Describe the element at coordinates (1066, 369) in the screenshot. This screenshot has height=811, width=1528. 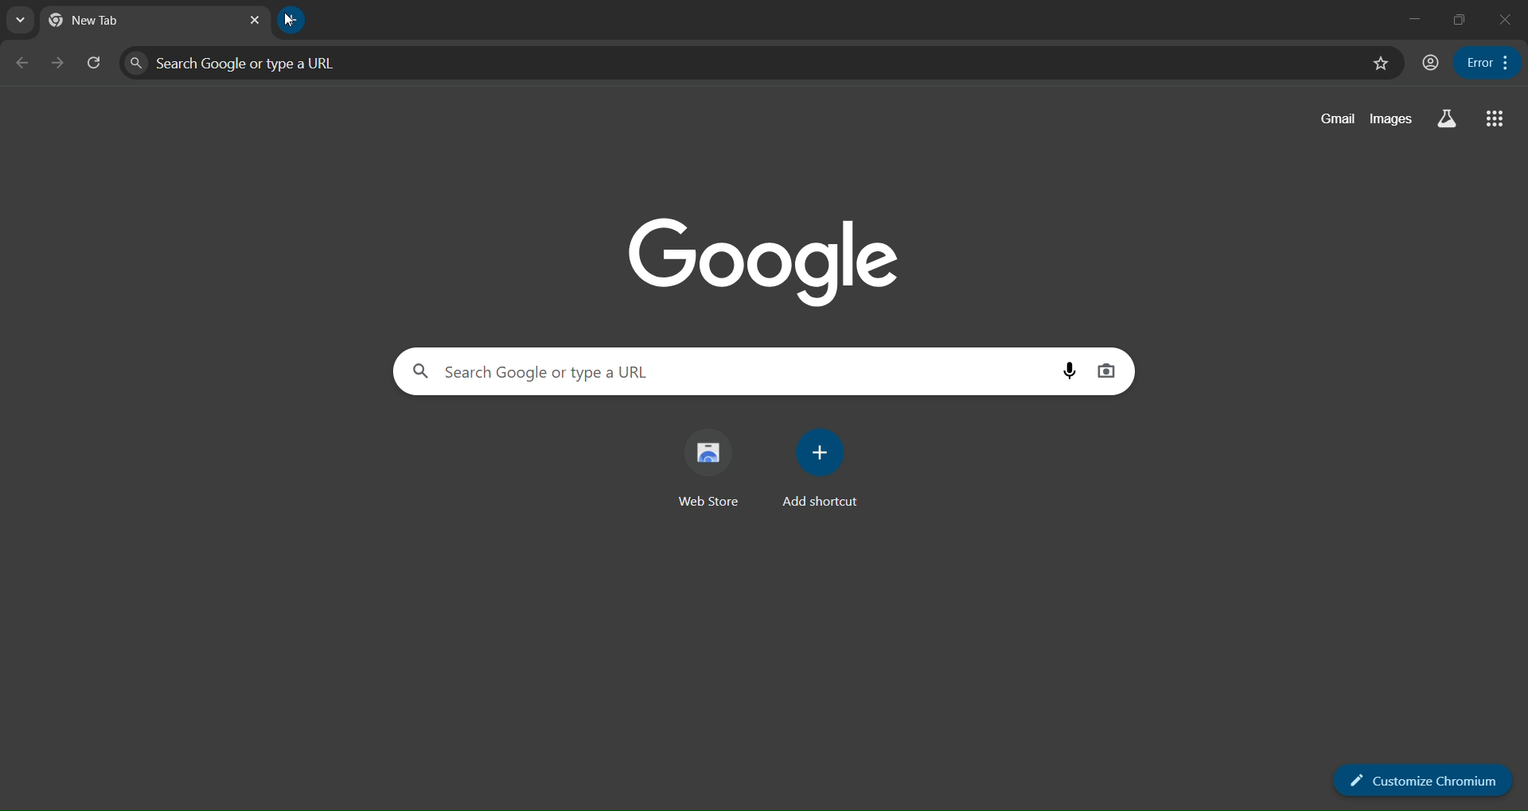
I see `audio search` at that location.